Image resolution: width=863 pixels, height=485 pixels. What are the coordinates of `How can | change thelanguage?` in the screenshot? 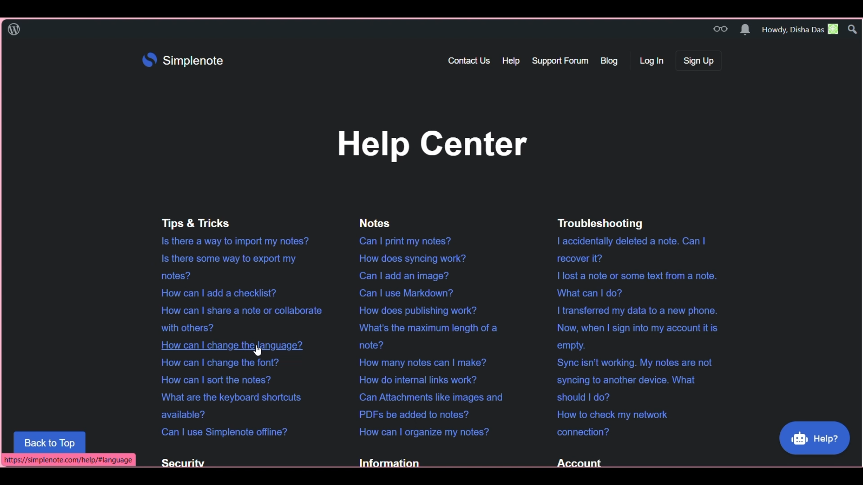 It's located at (226, 345).